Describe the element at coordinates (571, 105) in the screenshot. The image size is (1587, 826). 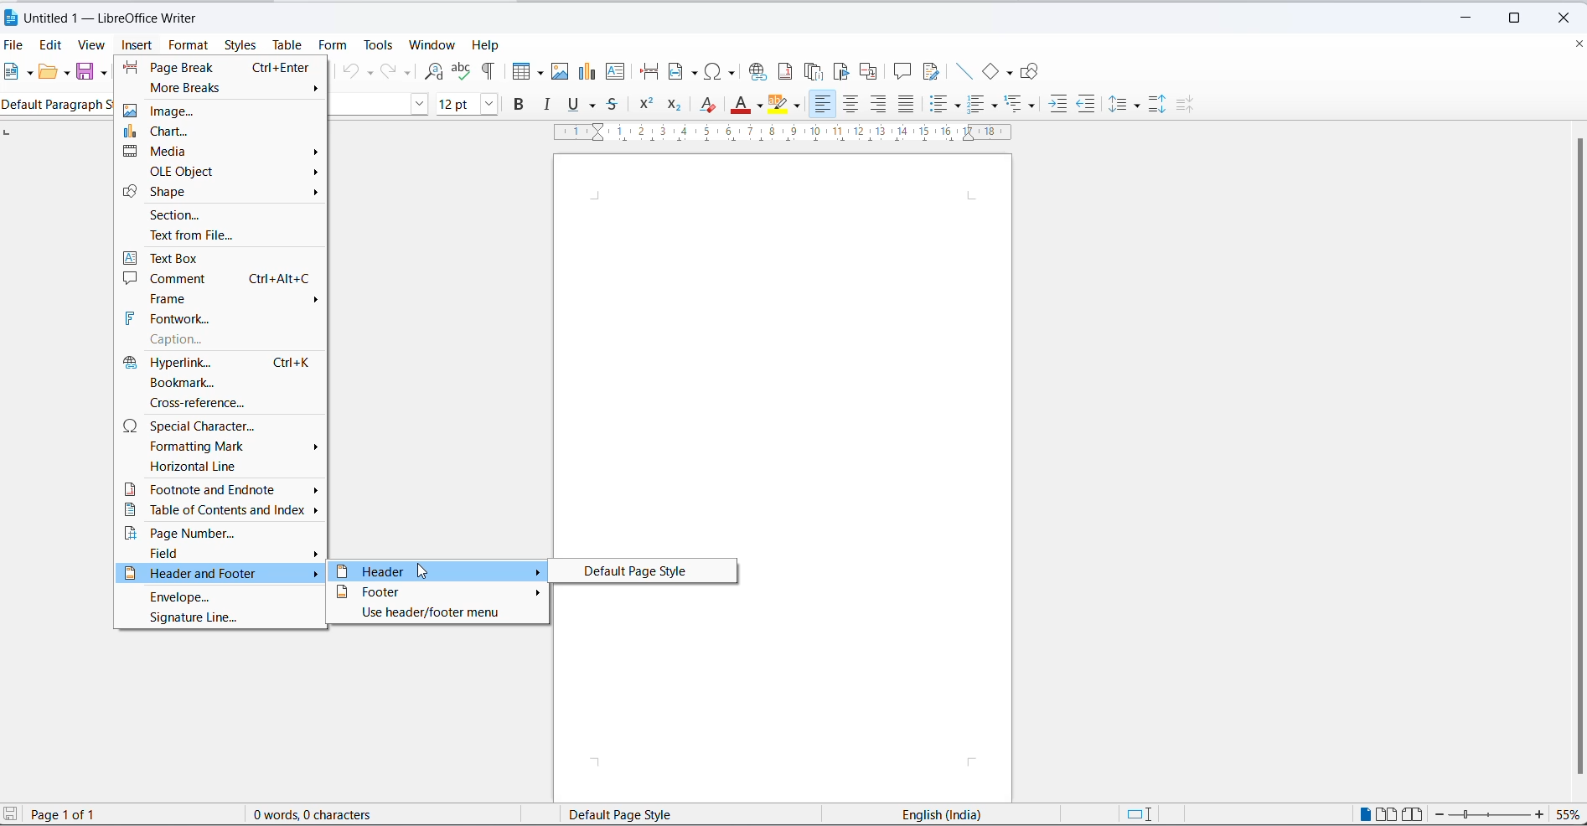
I see `underline` at that location.